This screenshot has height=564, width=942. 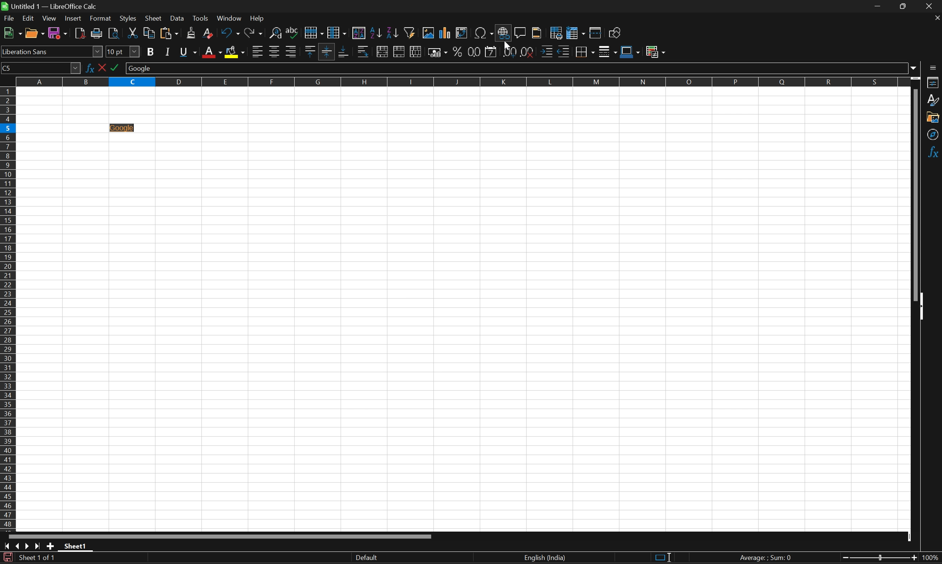 What do you see at coordinates (169, 52) in the screenshot?
I see `Italic` at bounding box center [169, 52].